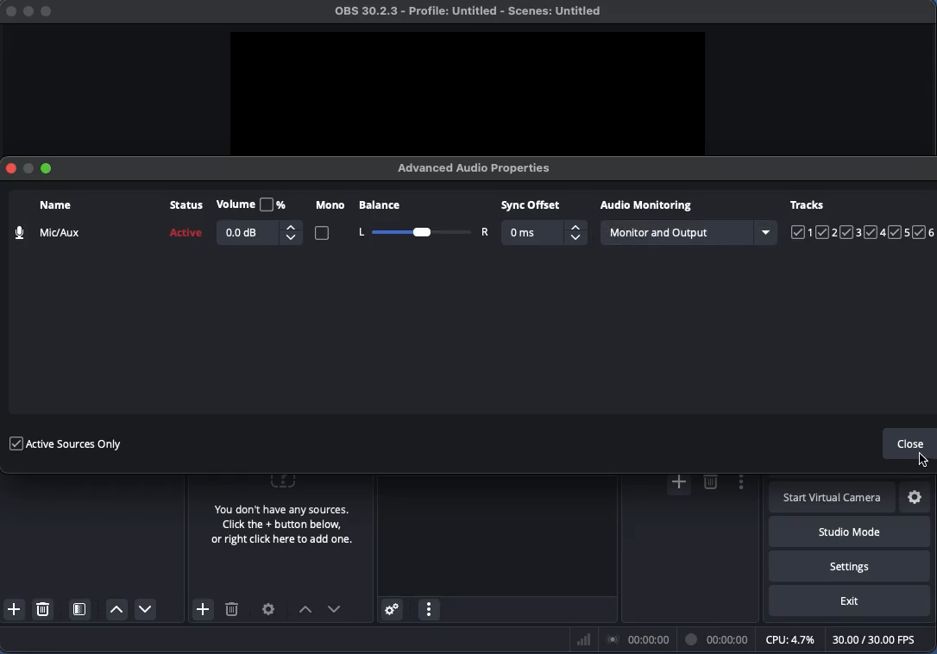 The height and width of the screenshot is (654, 937). Describe the element at coordinates (279, 513) in the screenshot. I see `No source selected` at that location.